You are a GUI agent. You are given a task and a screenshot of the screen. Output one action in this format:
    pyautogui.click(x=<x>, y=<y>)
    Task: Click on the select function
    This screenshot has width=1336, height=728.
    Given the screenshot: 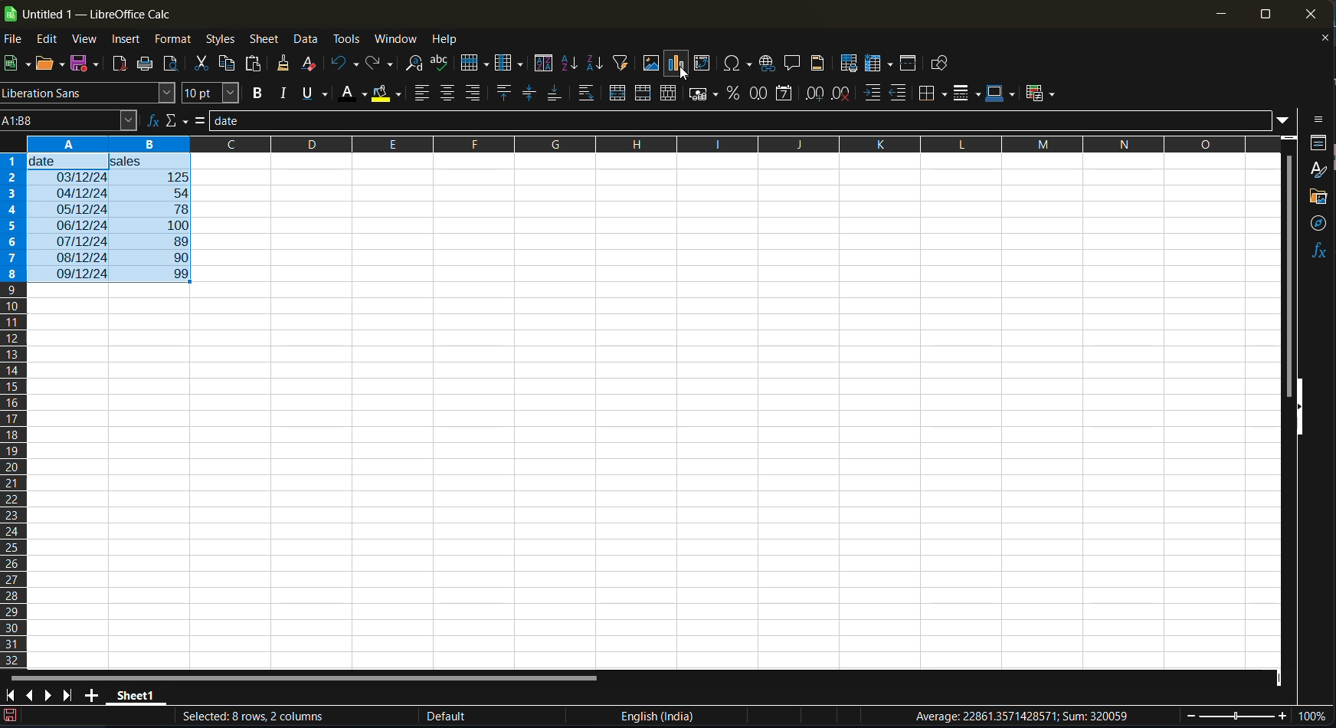 What is the action you would take?
    pyautogui.click(x=175, y=120)
    